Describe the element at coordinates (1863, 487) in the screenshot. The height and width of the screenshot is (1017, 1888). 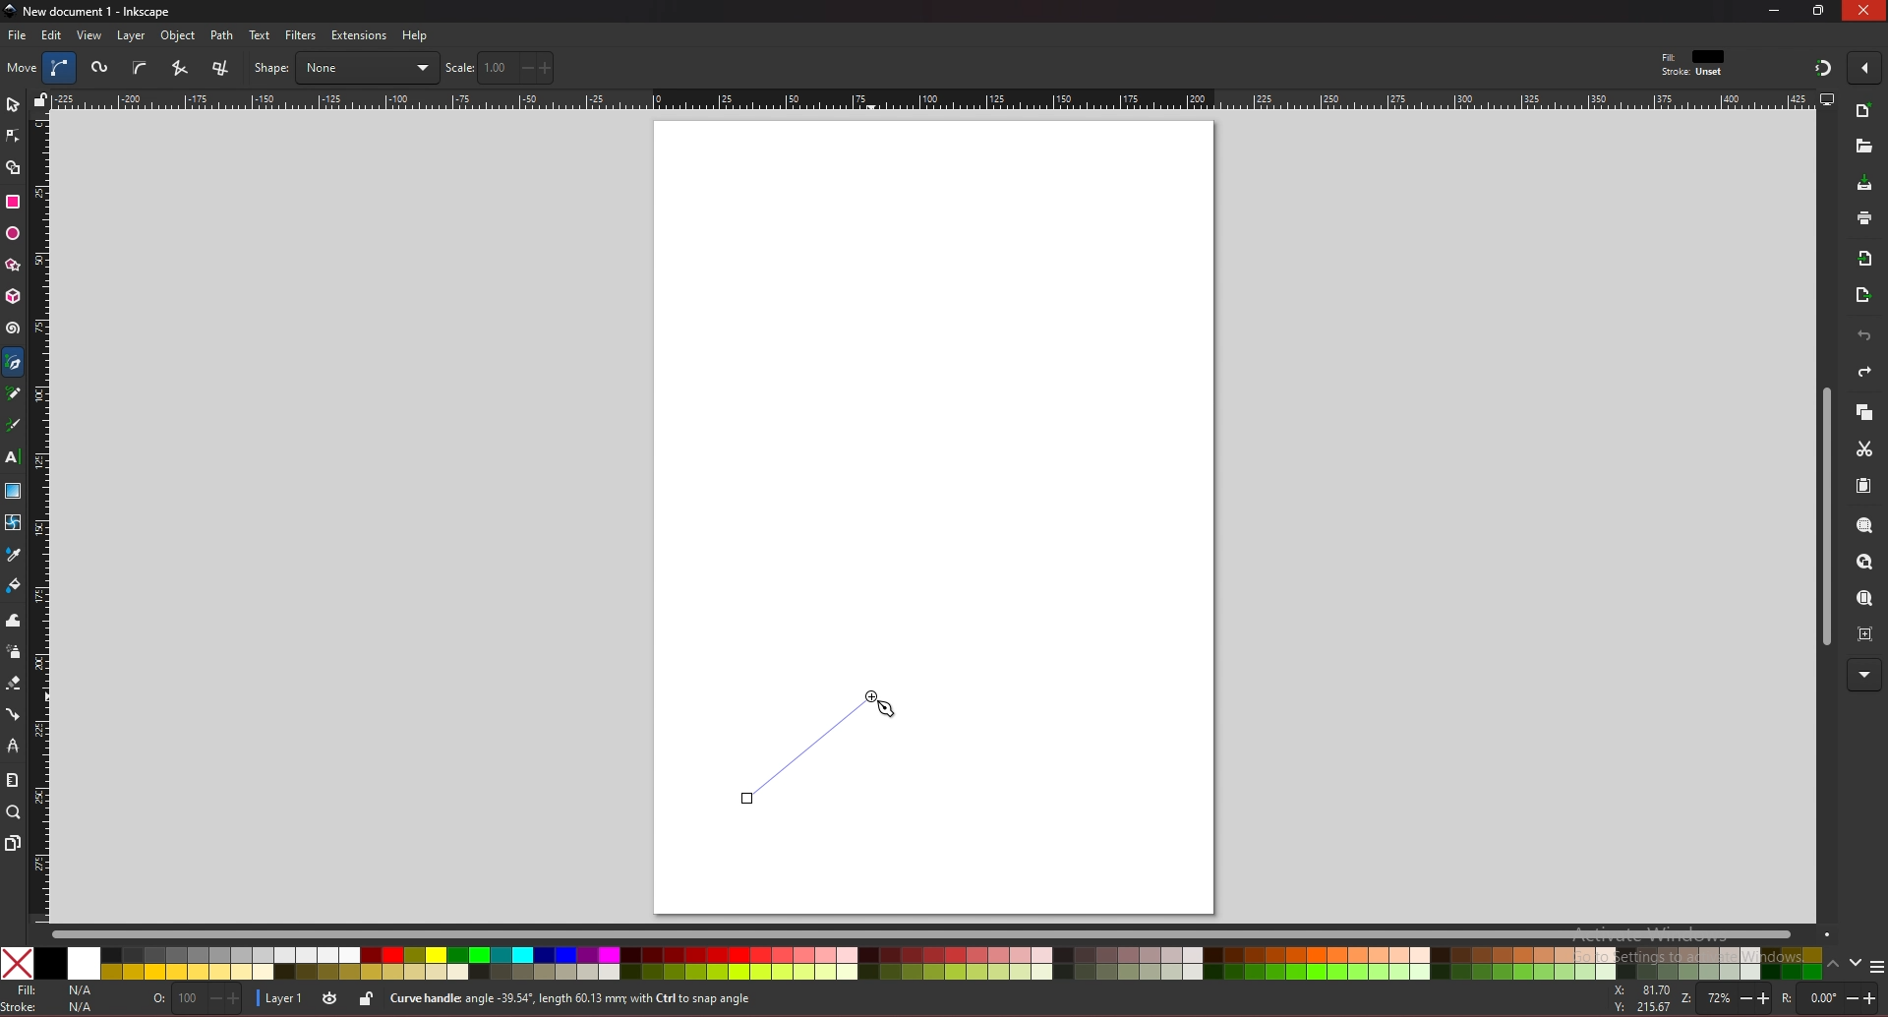
I see `paste` at that location.